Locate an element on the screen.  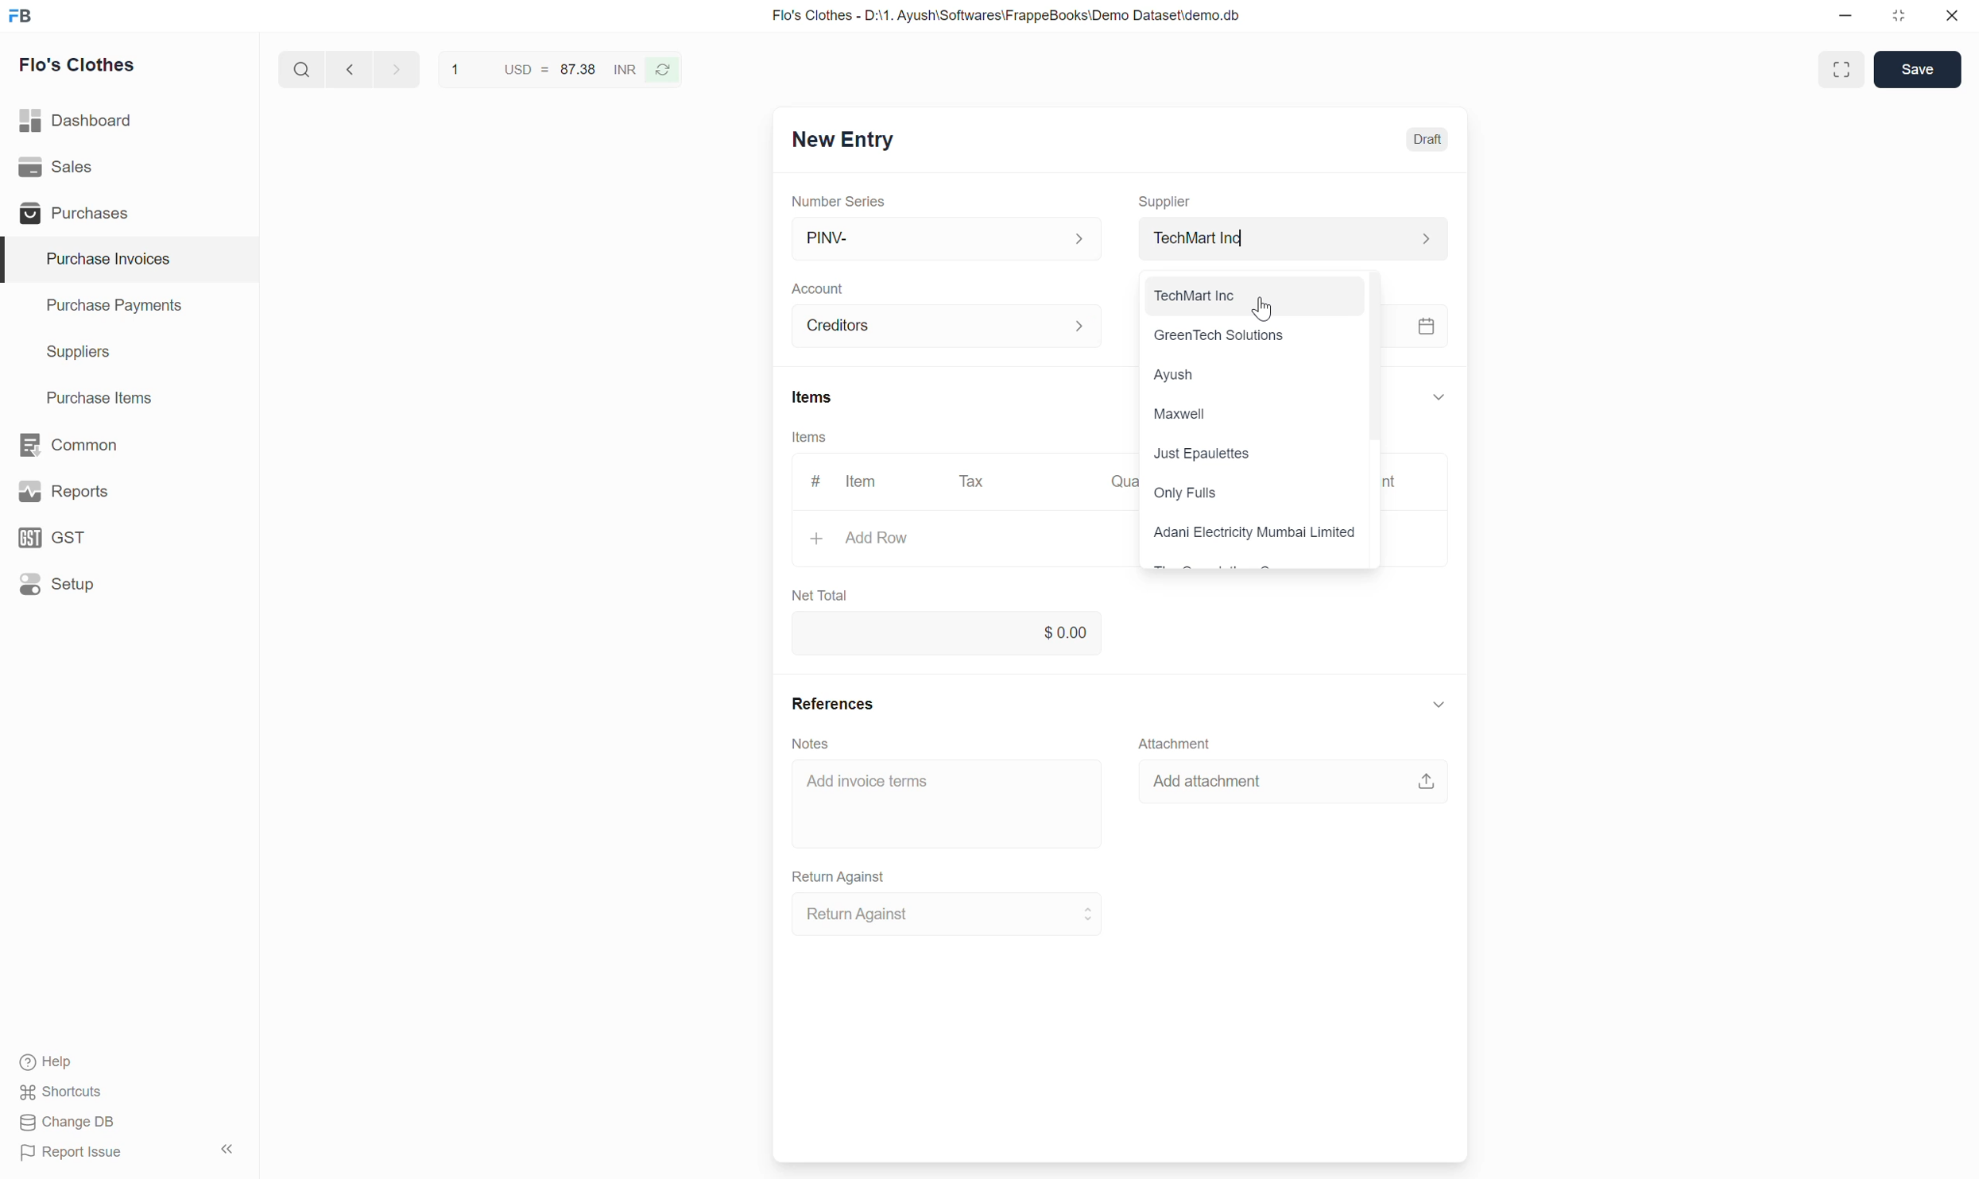
expand button is located at coordinates (1439, 709).